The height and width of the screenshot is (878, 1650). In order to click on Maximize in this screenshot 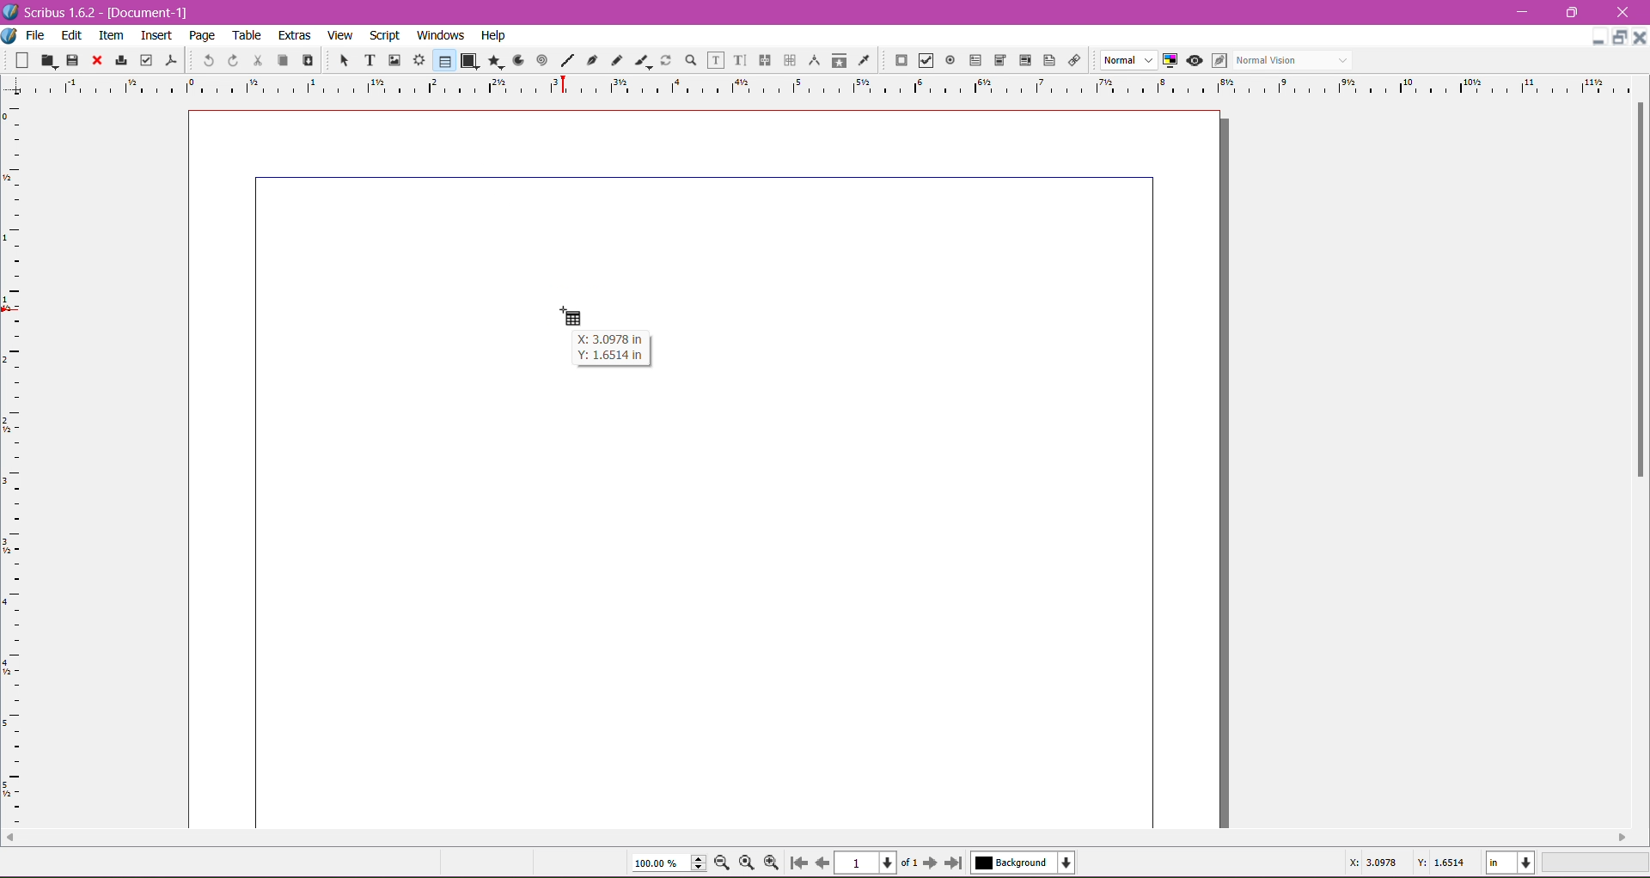, I will do `click(1621, 38)`.